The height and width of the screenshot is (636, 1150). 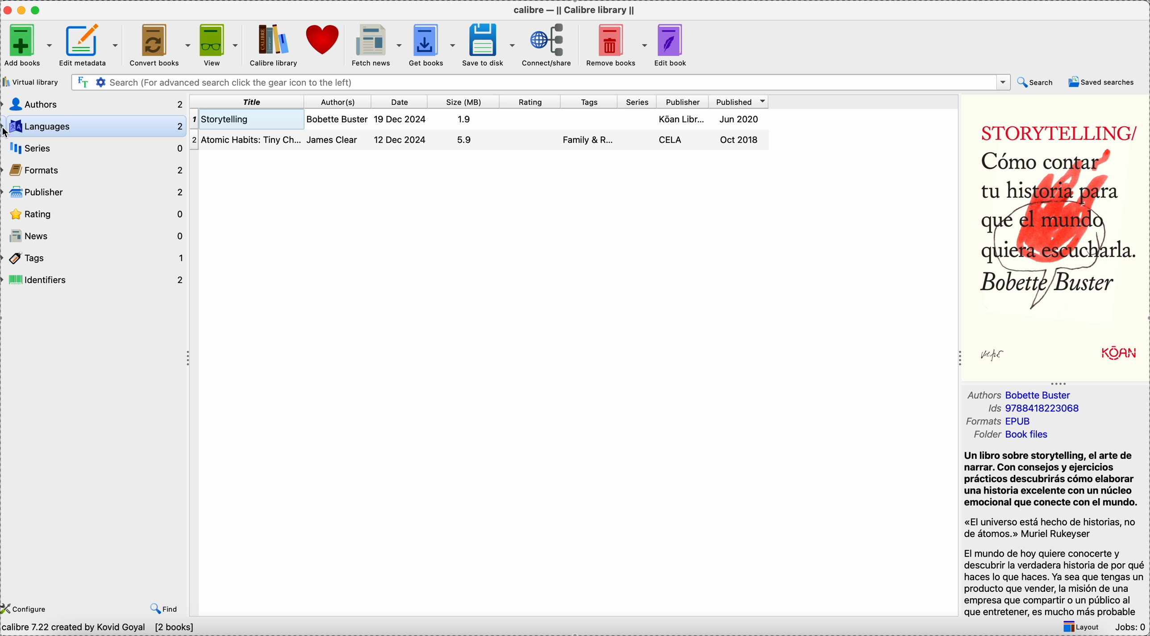 What do you see at coordinates (94, 169) in the screenshot?
I see `formats` at bounding box center [94, 169].